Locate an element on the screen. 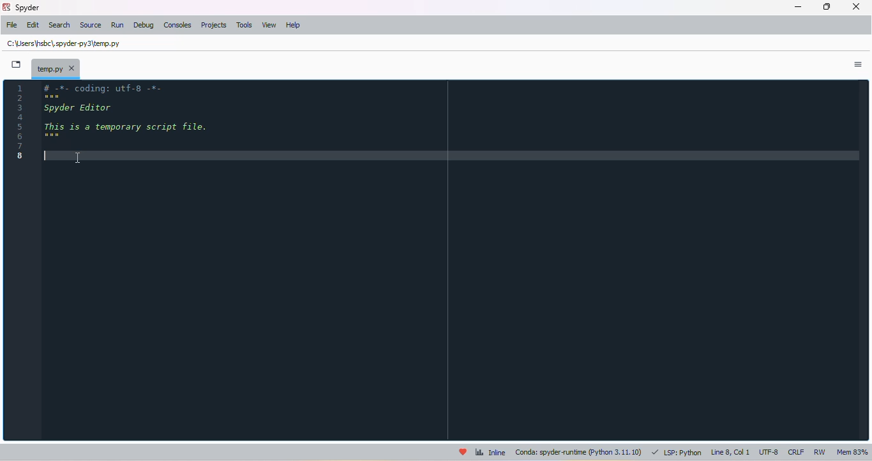 The height and width of the screenshot is (461, 872). text editor is located at coordinates (46, 156).